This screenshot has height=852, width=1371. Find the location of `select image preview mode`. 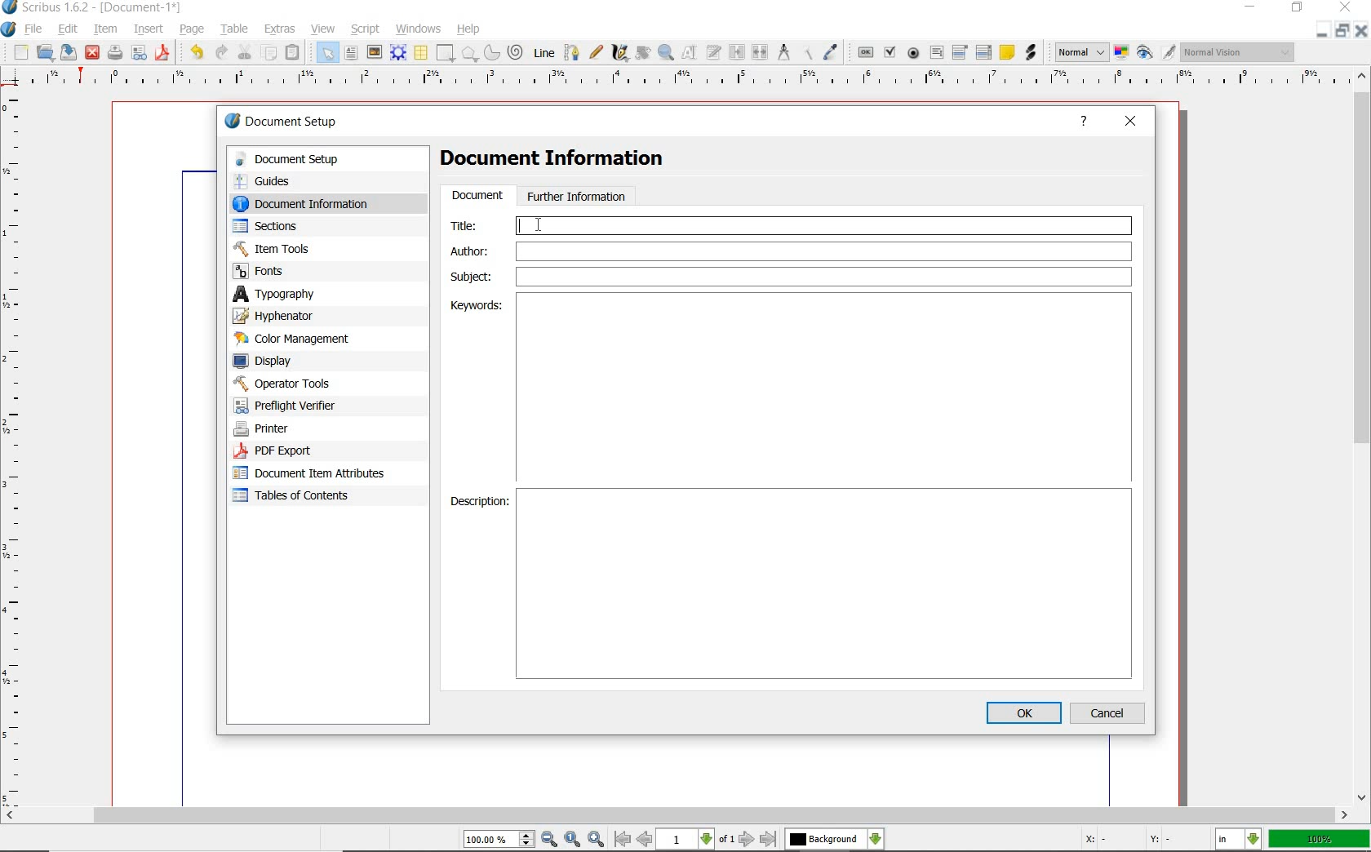

select image preview mode is located at coordinates (1081, 53).